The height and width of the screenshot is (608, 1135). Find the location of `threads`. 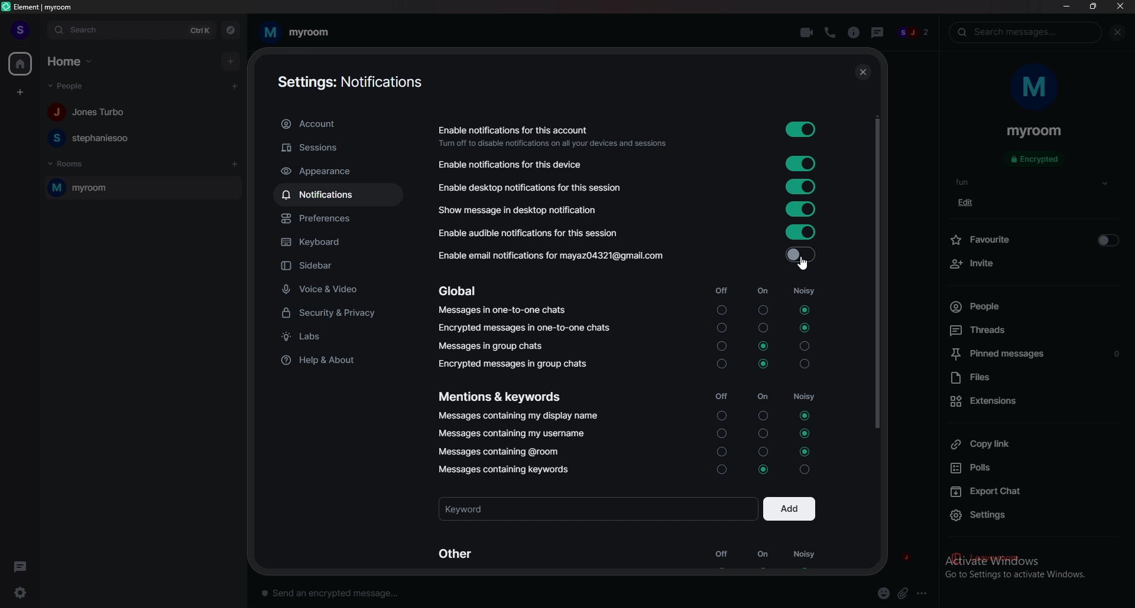

threads is located at coordinates (1029, 329).